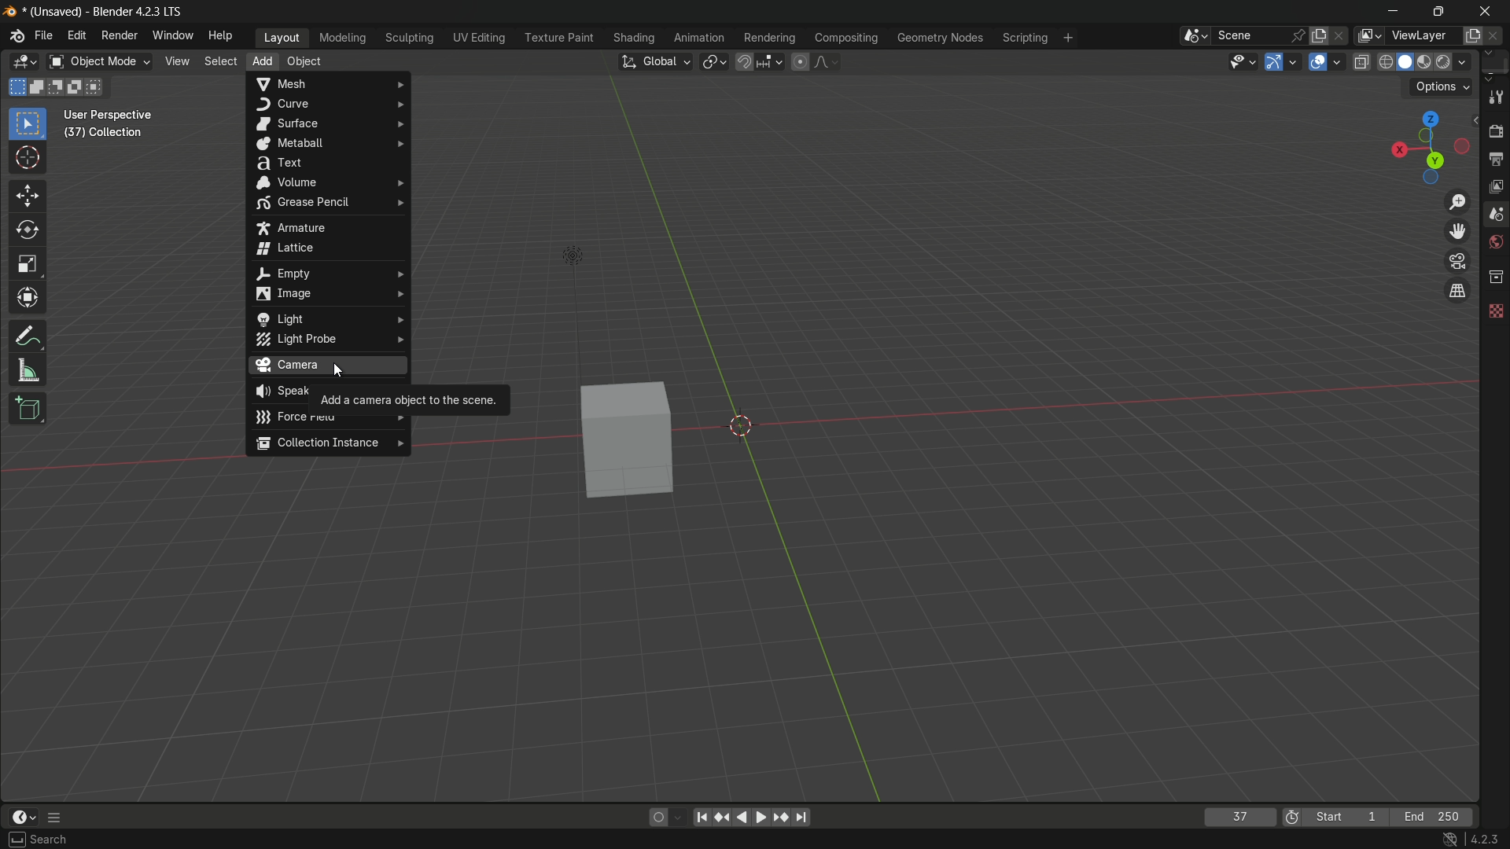 This screenshot has height=849, width=1510. What do you see at coordinates (28, 123) in the screenshot?
I see `select box` at bounding box center [28, 123].